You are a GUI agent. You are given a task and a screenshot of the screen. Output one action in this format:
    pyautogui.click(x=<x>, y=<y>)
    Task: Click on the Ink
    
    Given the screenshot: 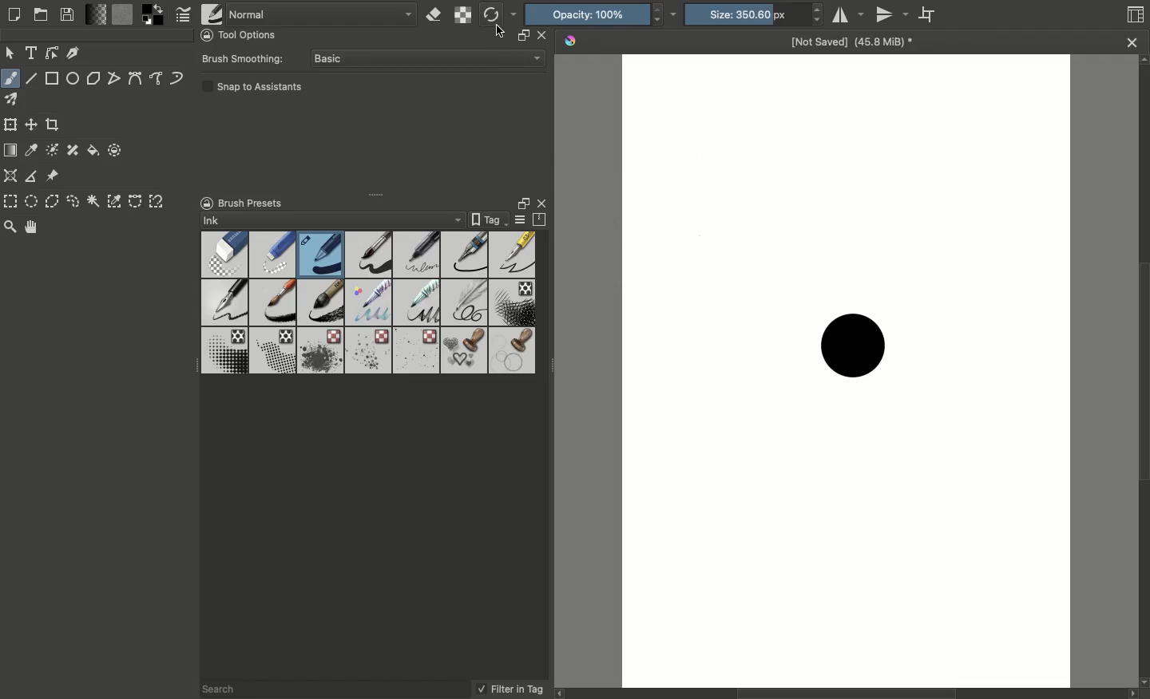 What is the action you would take?
    pyautogui.click(x=331, y=220)
    